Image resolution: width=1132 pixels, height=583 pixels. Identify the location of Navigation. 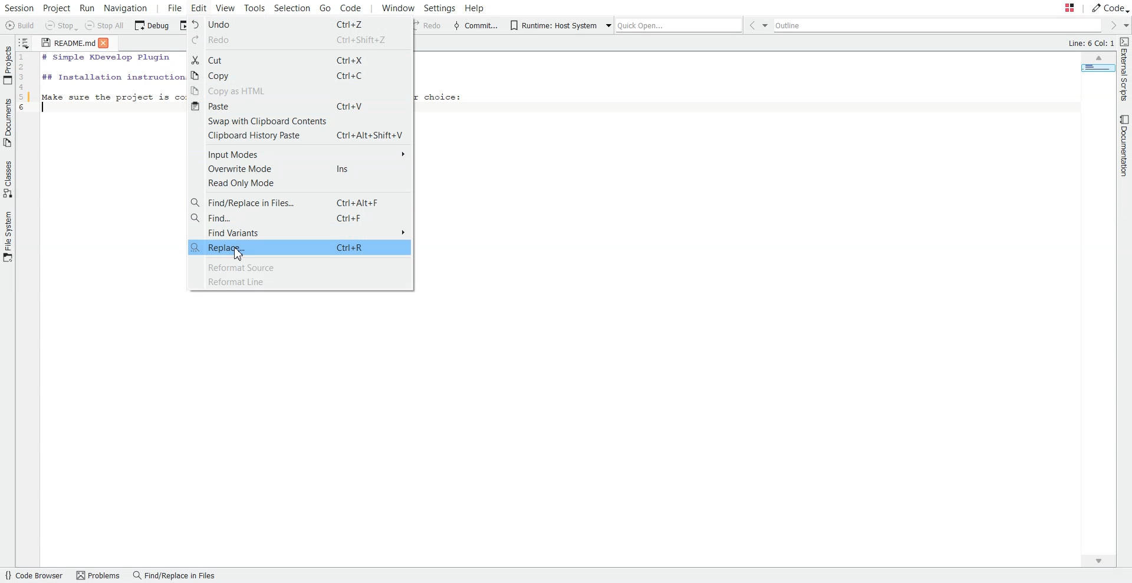
(127, 8).